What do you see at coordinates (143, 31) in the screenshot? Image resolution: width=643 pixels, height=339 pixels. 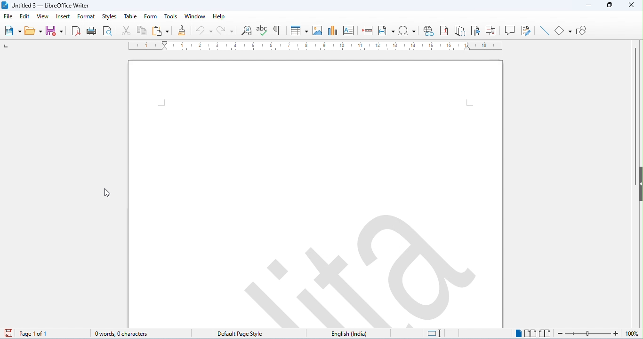 I see `copy` at bounding box center [143, 31].